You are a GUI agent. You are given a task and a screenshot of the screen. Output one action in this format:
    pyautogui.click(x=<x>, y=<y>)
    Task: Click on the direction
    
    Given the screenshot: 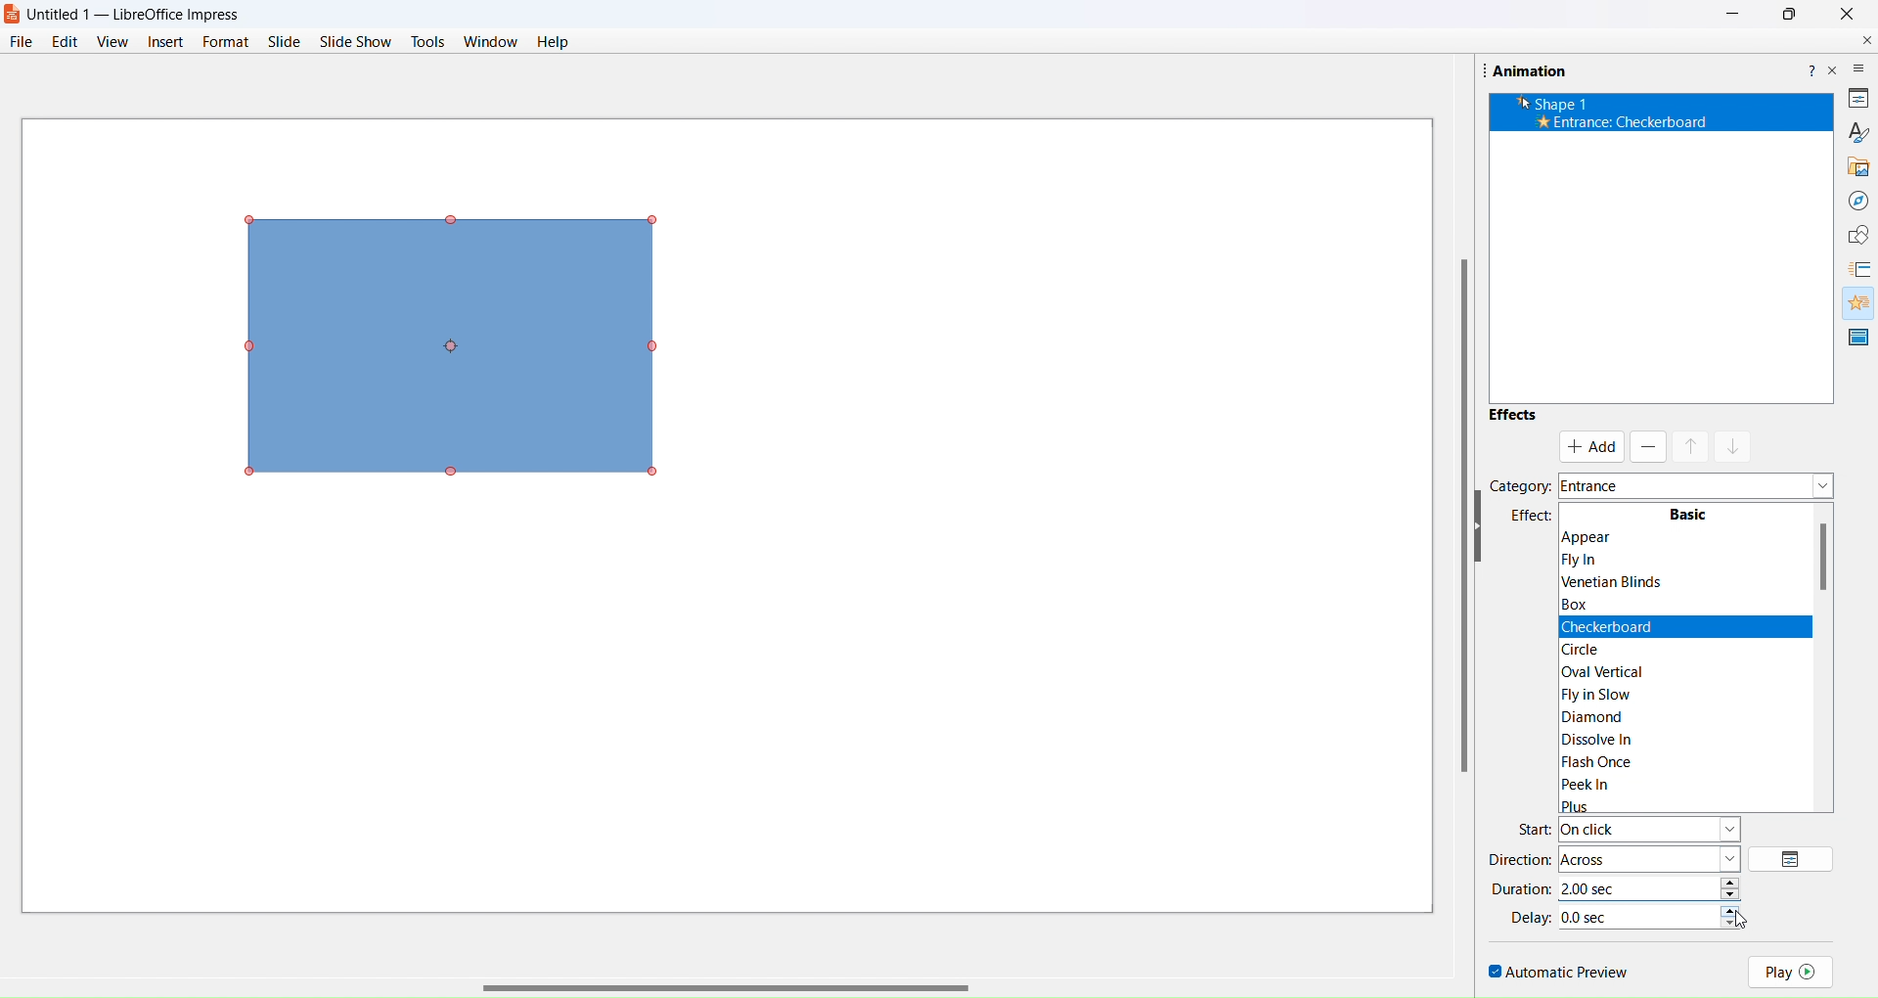 What is the action you would take?
    pyautogui.click(x=1516, y=860)
    